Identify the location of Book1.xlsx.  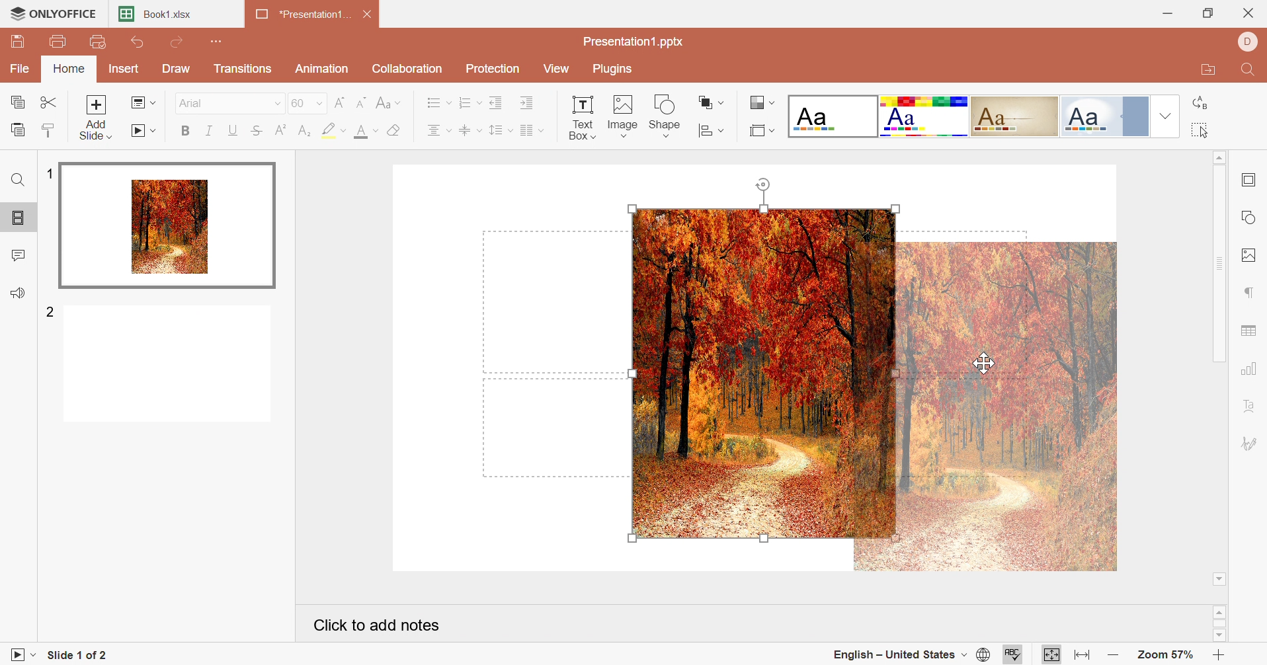
(159, 15).